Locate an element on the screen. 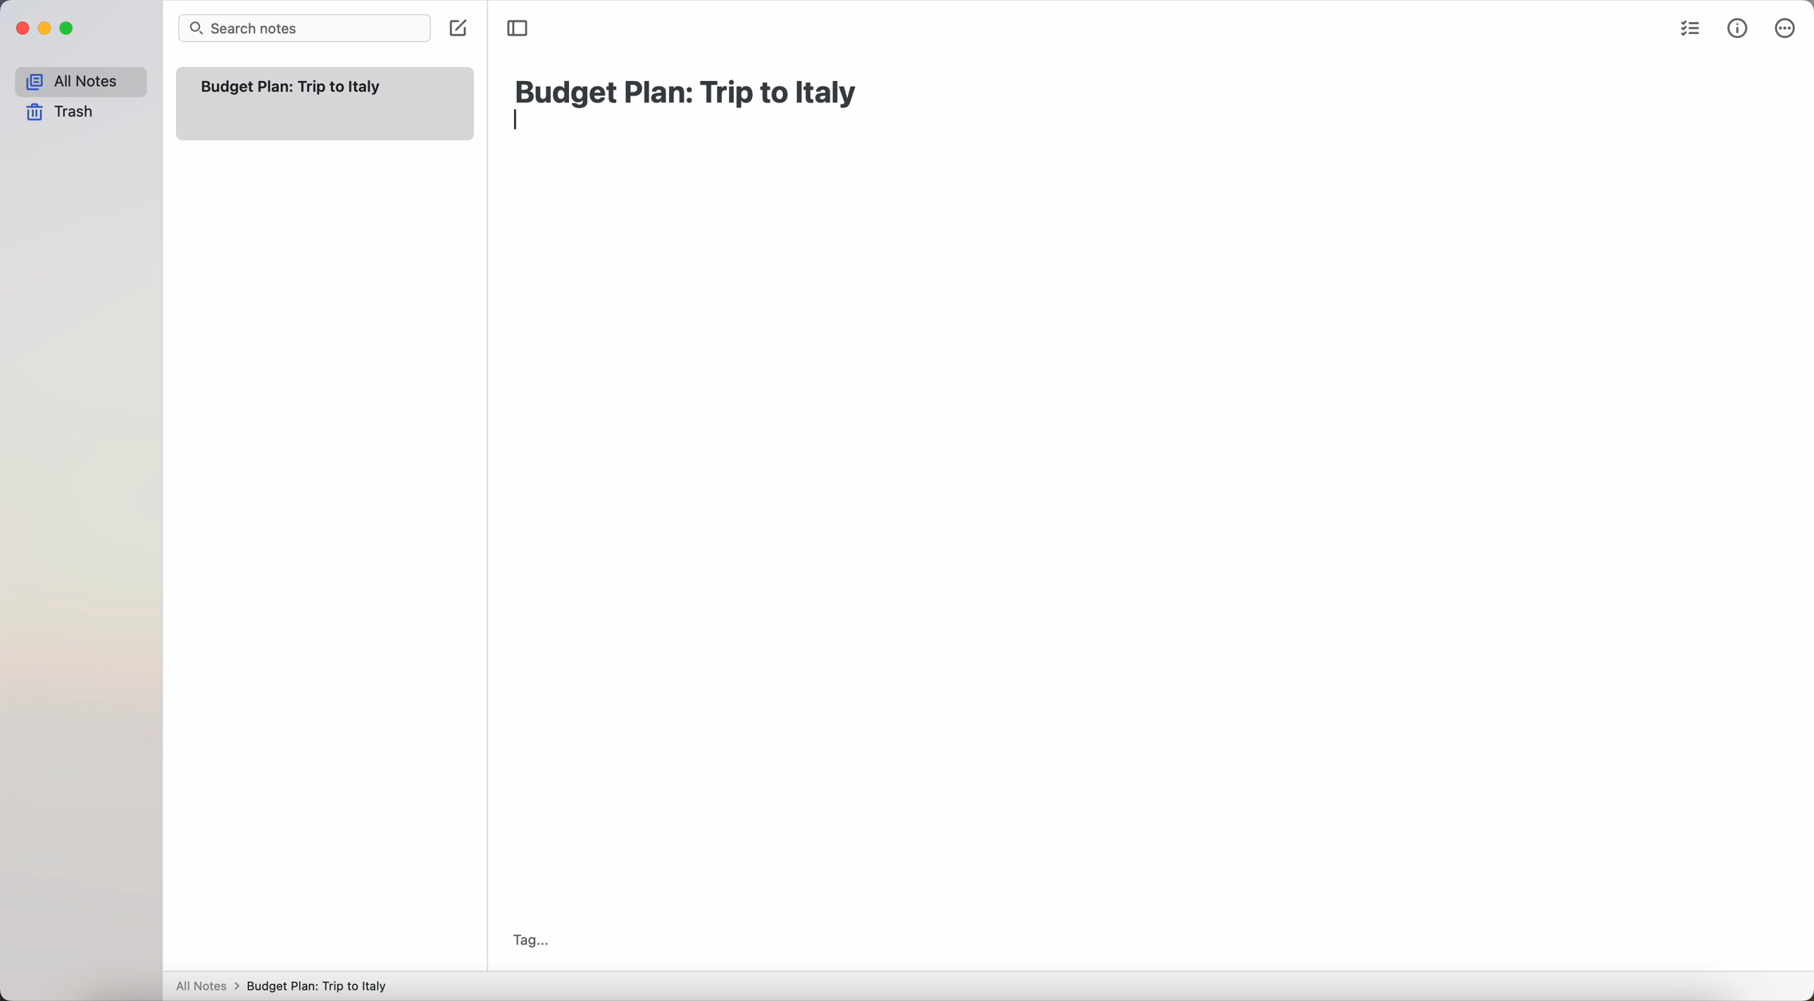 The image size is (1814, 1001). check list is located at coordinates (1691, 32).